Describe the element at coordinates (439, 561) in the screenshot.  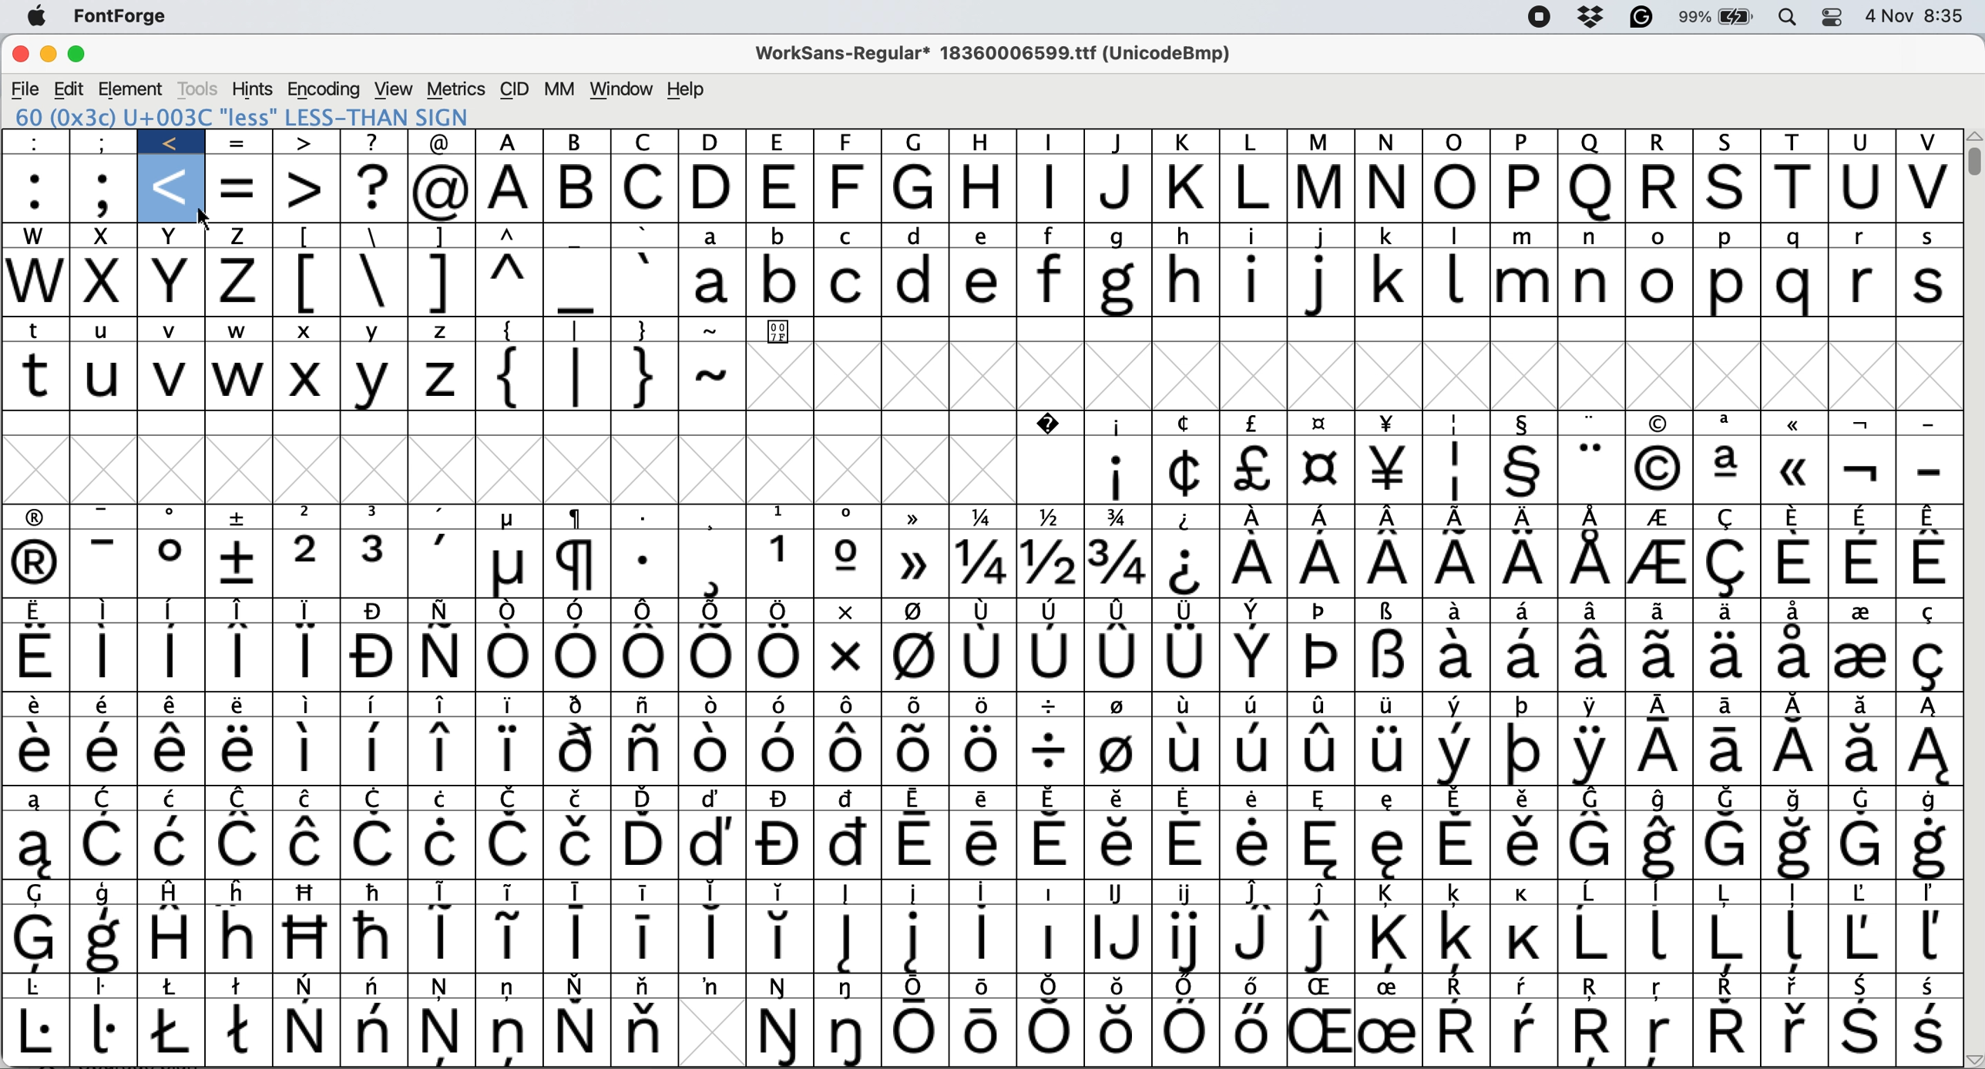
I see `,` at that location.